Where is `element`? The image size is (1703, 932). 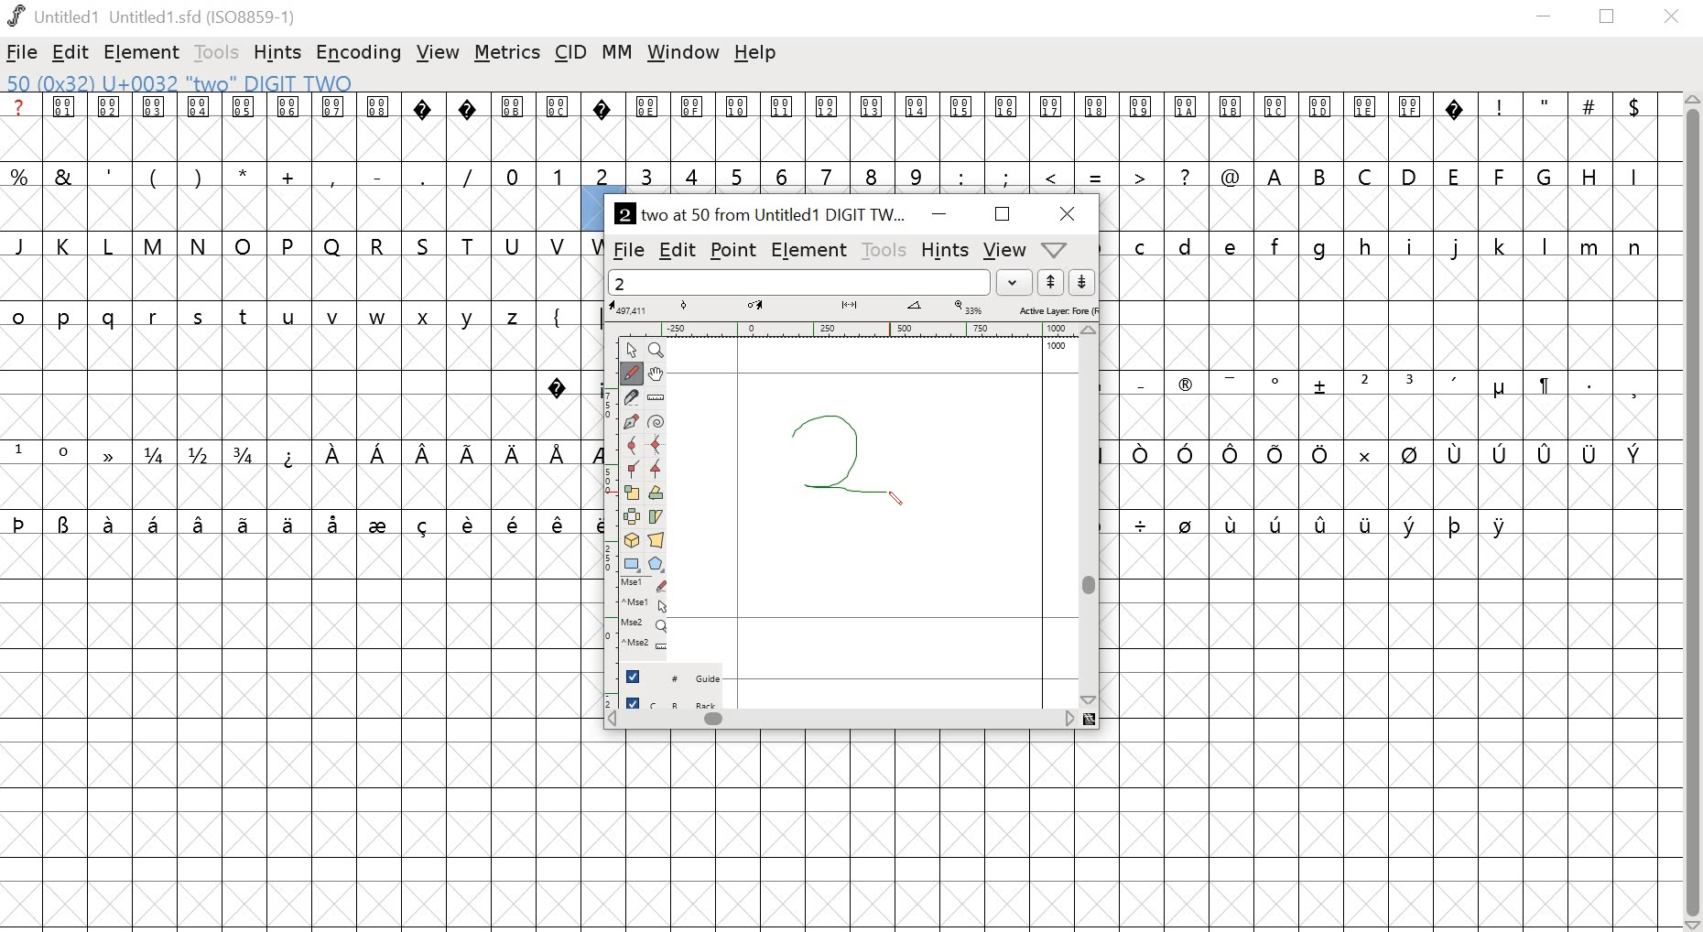 element is located at coordinates (812, 250).